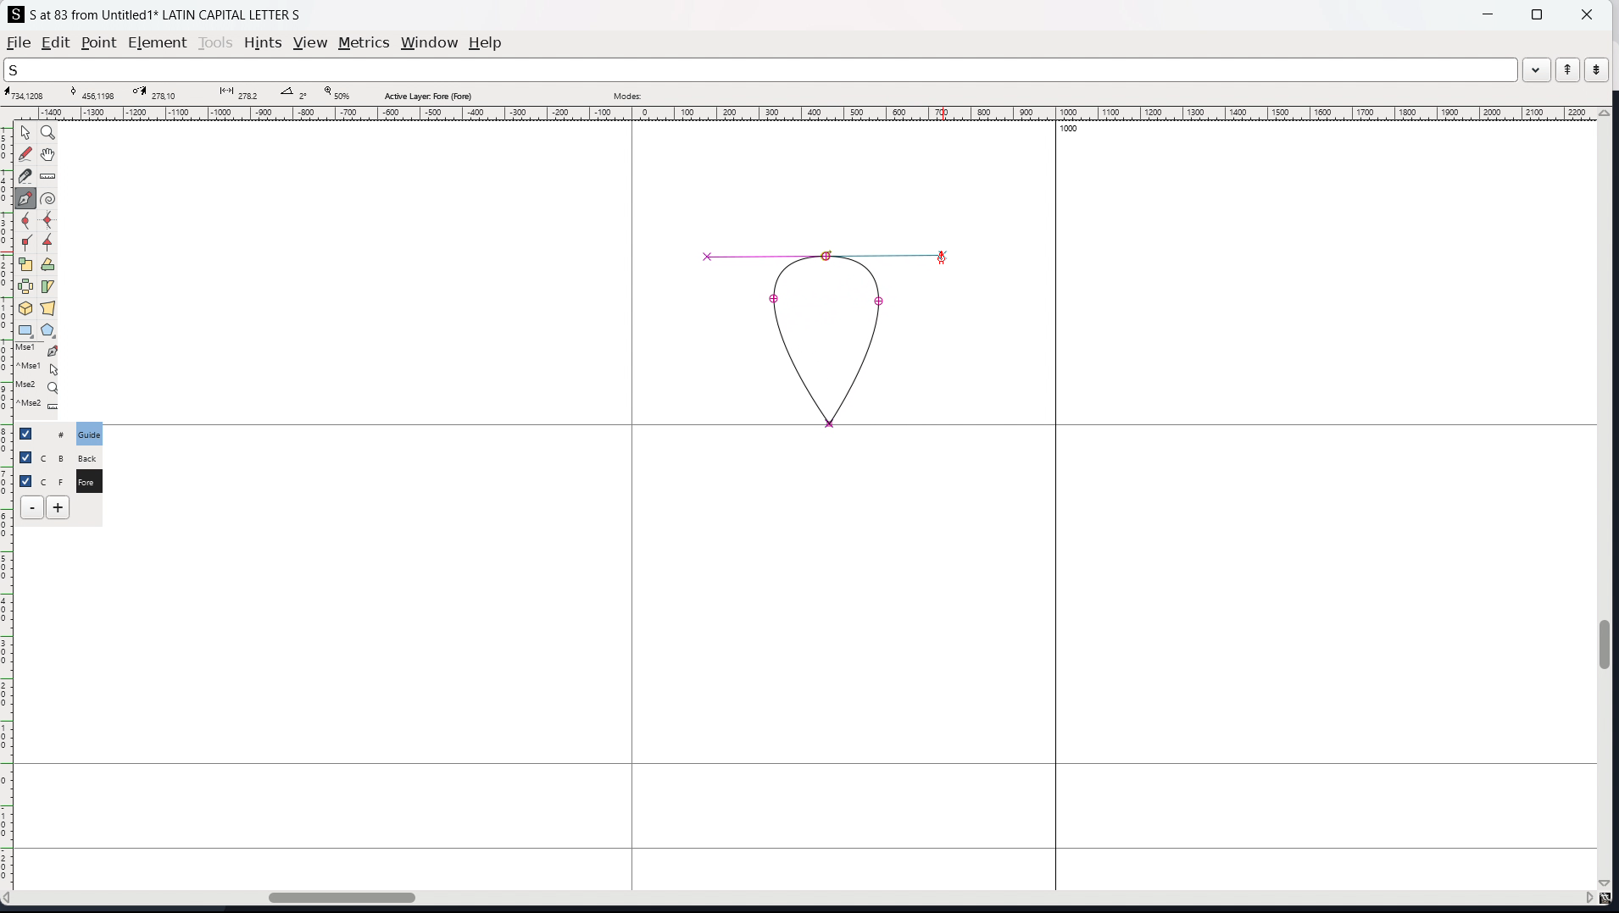  I want to click on add a tangent point, so click(48, 243).